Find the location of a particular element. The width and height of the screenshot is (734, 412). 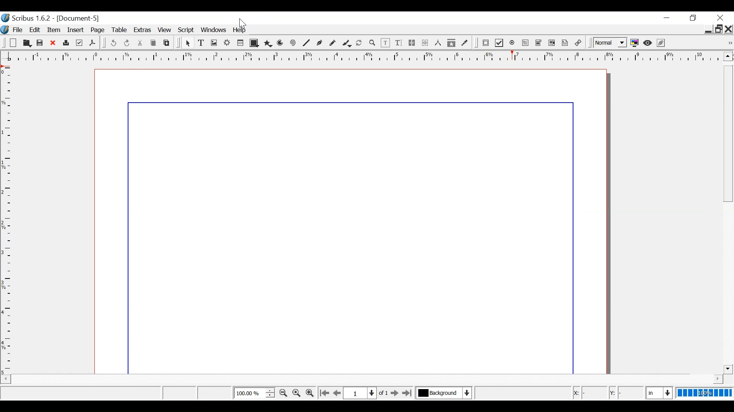

Edit Text with Story Editor is located at coordinates (398, 43).